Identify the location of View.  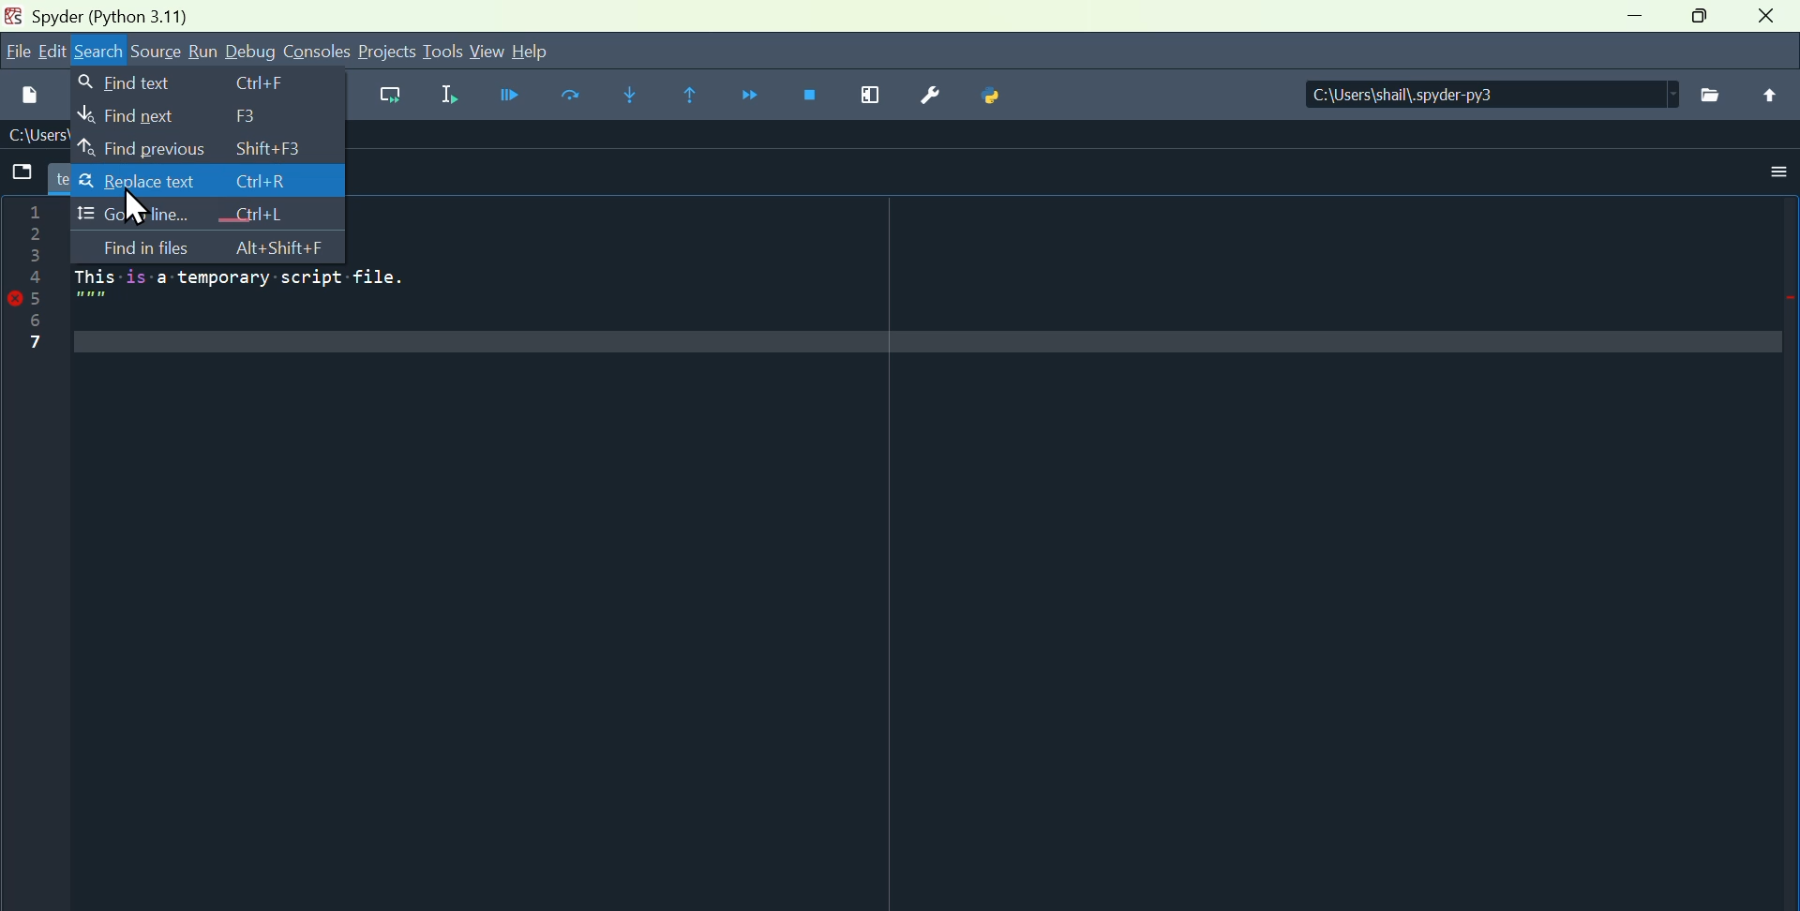
(487, 52).